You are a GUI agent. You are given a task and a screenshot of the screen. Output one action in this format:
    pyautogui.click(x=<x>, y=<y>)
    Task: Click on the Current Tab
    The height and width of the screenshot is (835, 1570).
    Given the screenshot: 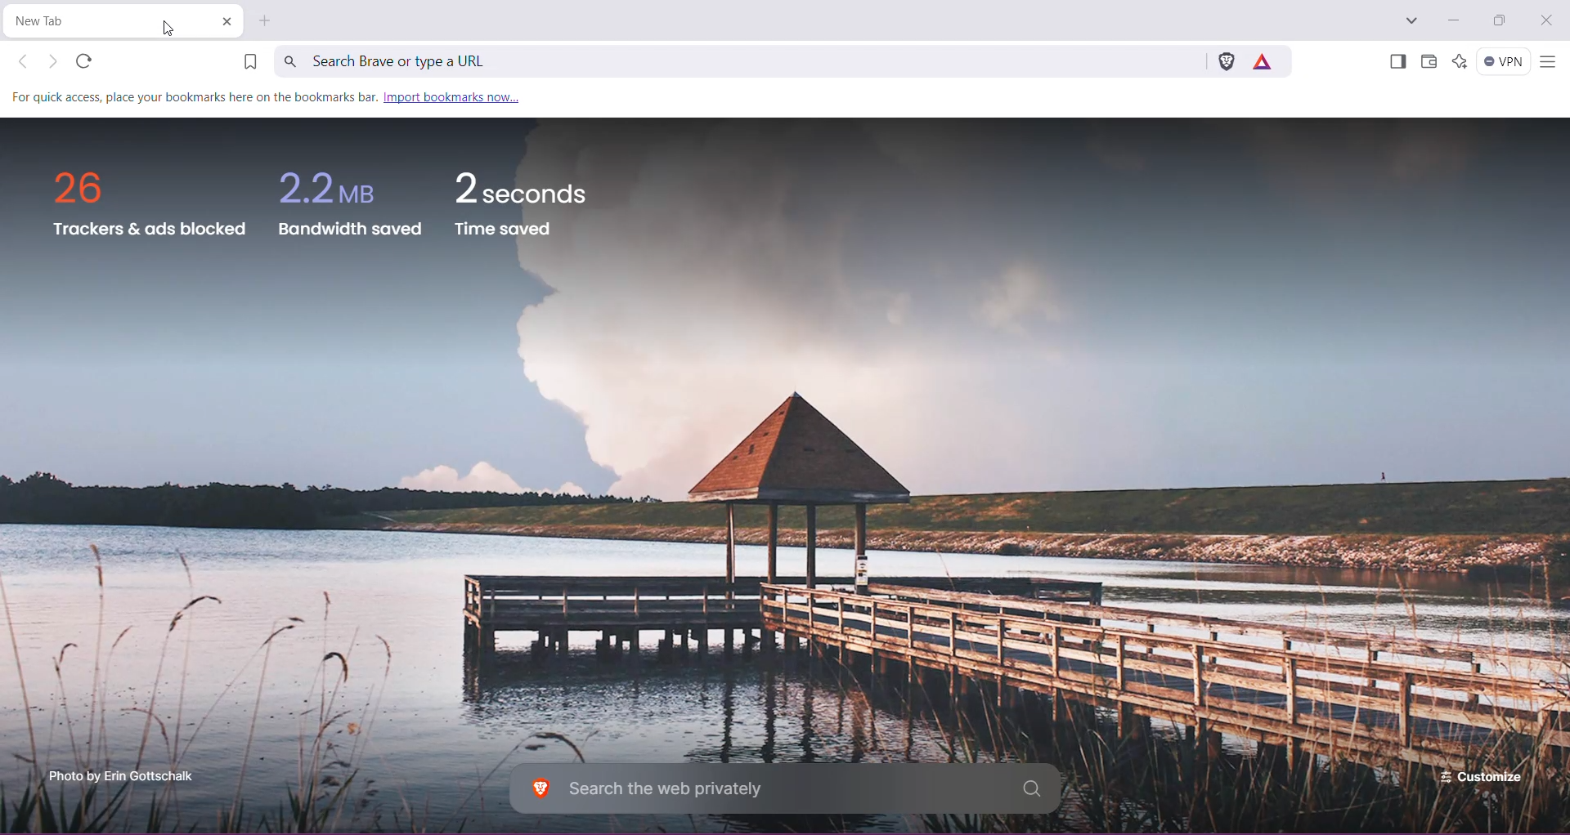 What is the action you would take?
    pyautogui.click(x=65, y=21)
    